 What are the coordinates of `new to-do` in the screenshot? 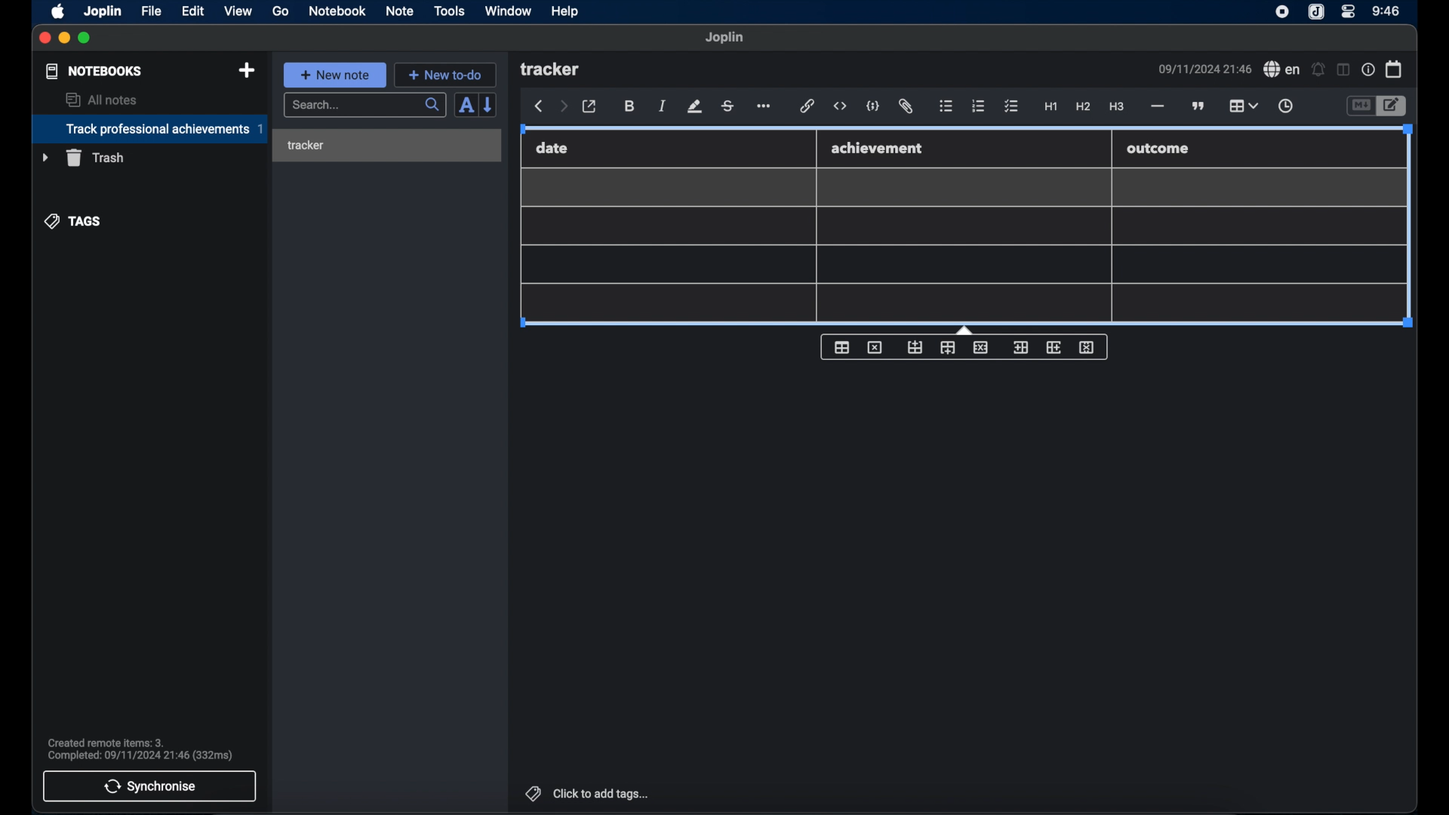 It's located at (445, 75).